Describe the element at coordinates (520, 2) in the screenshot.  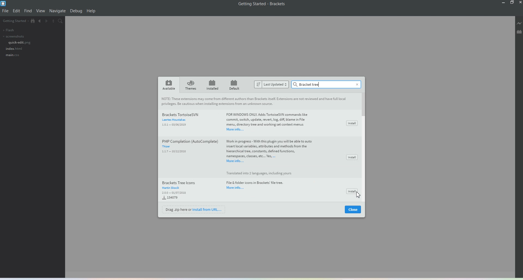
I see `Close` at that location.